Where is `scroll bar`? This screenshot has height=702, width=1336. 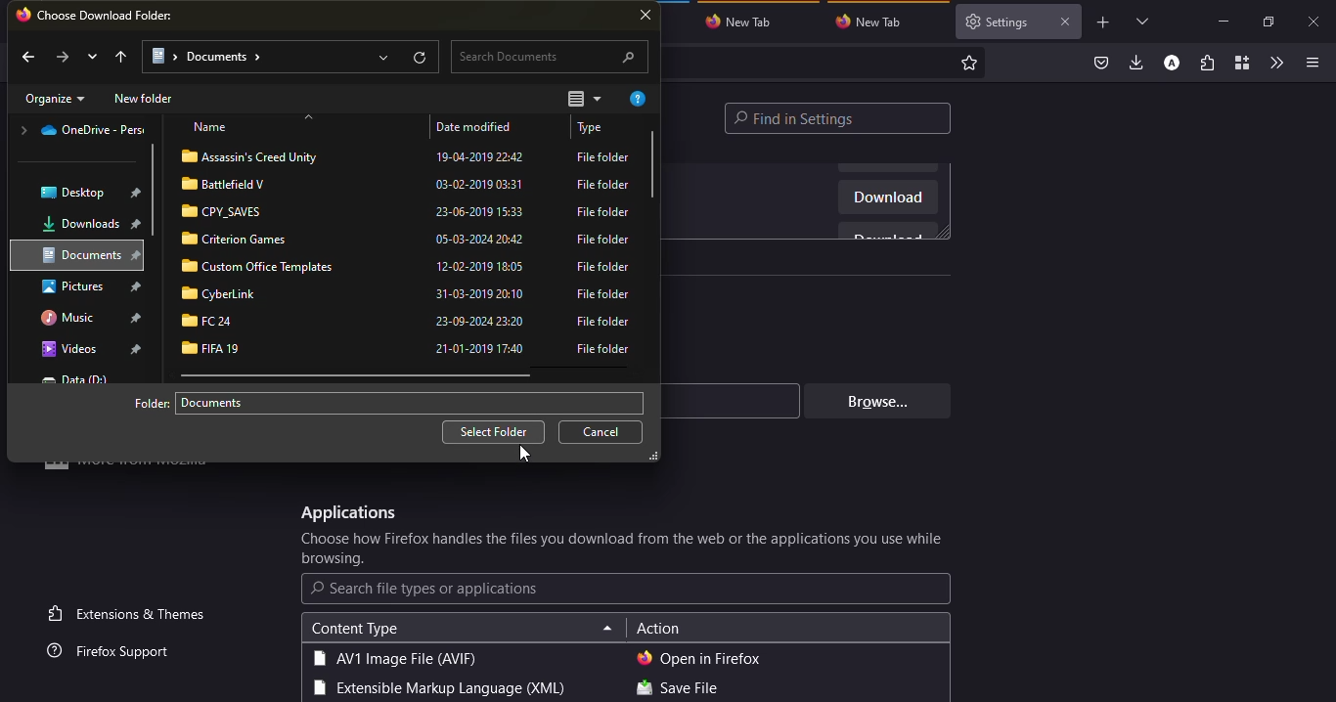
scroll bar is located at coordinates (155, 195).